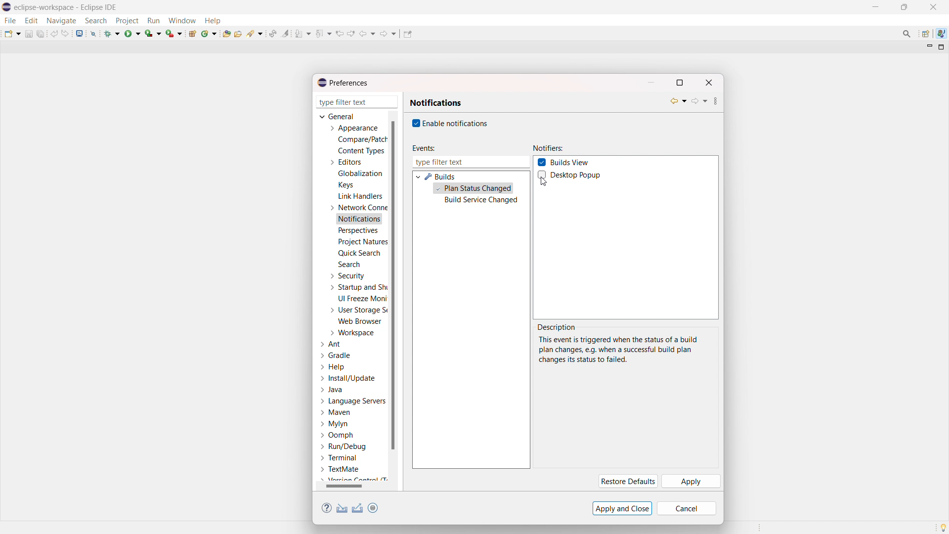 This screenshot has height=534, width=949. I want to click on perspectives, so click(357, 231).